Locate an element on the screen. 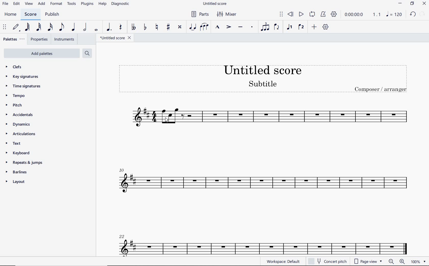 The width and height of the screenshot is (429, 266). REPEATS & JUMPS is located at coordinates (25, 162).